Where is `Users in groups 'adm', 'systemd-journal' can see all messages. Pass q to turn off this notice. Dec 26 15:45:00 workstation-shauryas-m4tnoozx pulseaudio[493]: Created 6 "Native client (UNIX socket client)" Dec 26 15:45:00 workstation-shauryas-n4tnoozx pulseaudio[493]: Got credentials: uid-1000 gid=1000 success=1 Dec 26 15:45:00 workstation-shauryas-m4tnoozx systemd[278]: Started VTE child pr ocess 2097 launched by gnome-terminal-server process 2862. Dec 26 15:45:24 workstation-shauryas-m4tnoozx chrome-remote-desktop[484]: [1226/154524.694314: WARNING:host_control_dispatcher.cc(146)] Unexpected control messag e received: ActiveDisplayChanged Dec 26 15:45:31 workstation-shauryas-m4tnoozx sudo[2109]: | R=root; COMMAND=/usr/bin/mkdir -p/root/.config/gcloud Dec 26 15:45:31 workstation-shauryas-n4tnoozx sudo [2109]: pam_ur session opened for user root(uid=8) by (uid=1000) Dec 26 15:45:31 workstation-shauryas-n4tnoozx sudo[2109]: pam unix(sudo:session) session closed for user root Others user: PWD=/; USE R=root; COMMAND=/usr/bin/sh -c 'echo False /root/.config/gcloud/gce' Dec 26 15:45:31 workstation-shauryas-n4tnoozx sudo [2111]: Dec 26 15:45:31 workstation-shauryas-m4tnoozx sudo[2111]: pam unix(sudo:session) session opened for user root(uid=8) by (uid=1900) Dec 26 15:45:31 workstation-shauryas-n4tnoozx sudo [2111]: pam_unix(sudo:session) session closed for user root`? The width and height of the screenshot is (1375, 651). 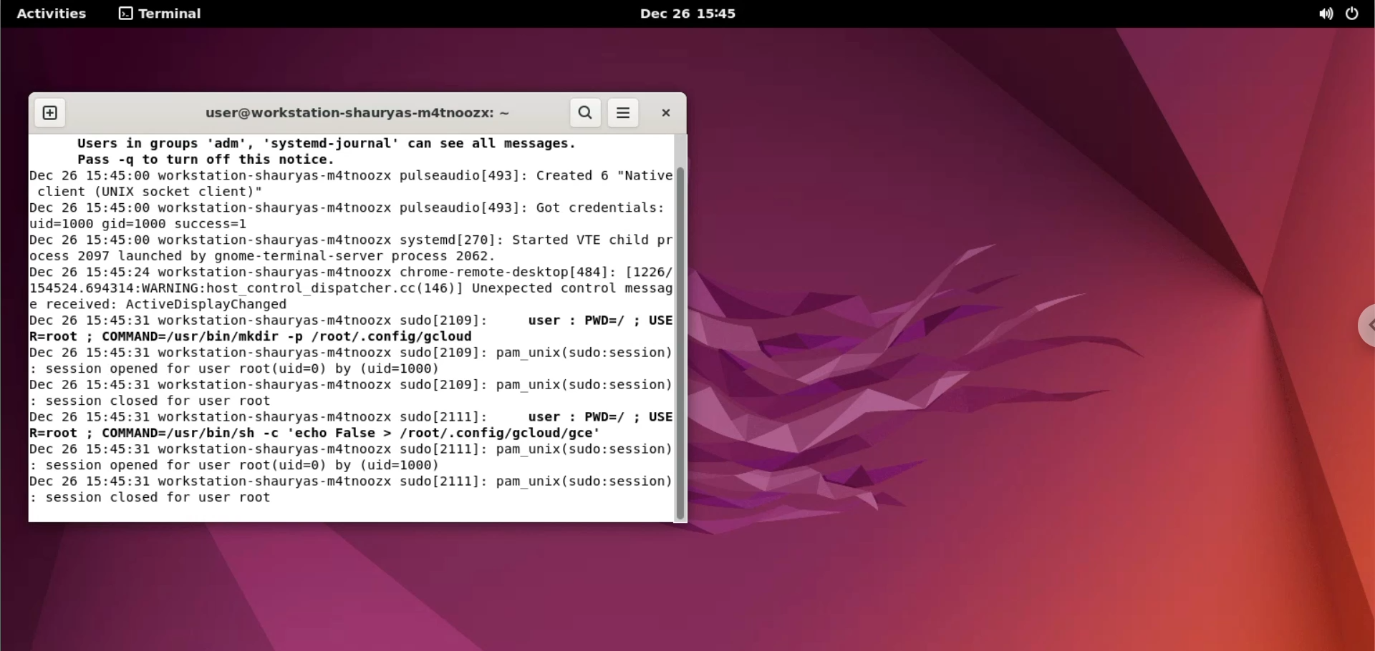 Users in groups 'adm', 'systemd-journal' can see all messages. Pass q to turn off this notice. Dec 26 15:45:00 workstation-shauryas-m4tnoozx pulseaudio[493]: Created 6 "Native client (UNIX socket client)" Dec 26 15:45:00 workstation-shauryas-n4tnoozx pulseaudio[493]: Got credentials: uid-1000 gid=1000 success=1 Dec 26 15:45:00 workstation-shauryas-m4tnoozx systemd[278]: Started VTE child pr ocess 2097 launched by gnome-terminal-server process 2862. Dec 26 15:45:24 workstation-shauryas-m4tnoozx chrome-remote-desktop[484]: [1226/154524.694314: WARNING:host_control_dispatcher.cc(146)] Unexpected control messag e received: ActiveDisplayChanged Dec 26 15:45:31 workstation-shauryas-m4tnoozx sudo[2109]: | R=root; COMMAND=/usr/bin/mkdir -p/root/.config/gcloud Dec 26 15:45:31 workstation-shauryas-n4tnoozx sudo [2109]: pam_ur session opened for user root(uid=8) by (uid=1000) Dec 26 15:45:31 workstation-shauryas-n4tnoozx sudo[2109]: pam unix(sudo:session) session closed for user root Others user: PWD=/; USE R=root; COMMAND=/usr/bin/sh -c 'echo False /root/.config/gcloud/gce' Dec 26 15:45:31 workstation-shauryas-n4tnoozx sudo [2111]: Dec 26 15:45:31 workstation-shauryas-m4tnoozx sudo[2111]: pam unix(sudo:session) session opened for user root(uid=8) by (uid=1900) Dec 26 15:45:31 workstation-shauryas-n4tnoozx sudo [2111]: pam_unix(sudo:session) session closed for user root is located at coordinates (349, 323).